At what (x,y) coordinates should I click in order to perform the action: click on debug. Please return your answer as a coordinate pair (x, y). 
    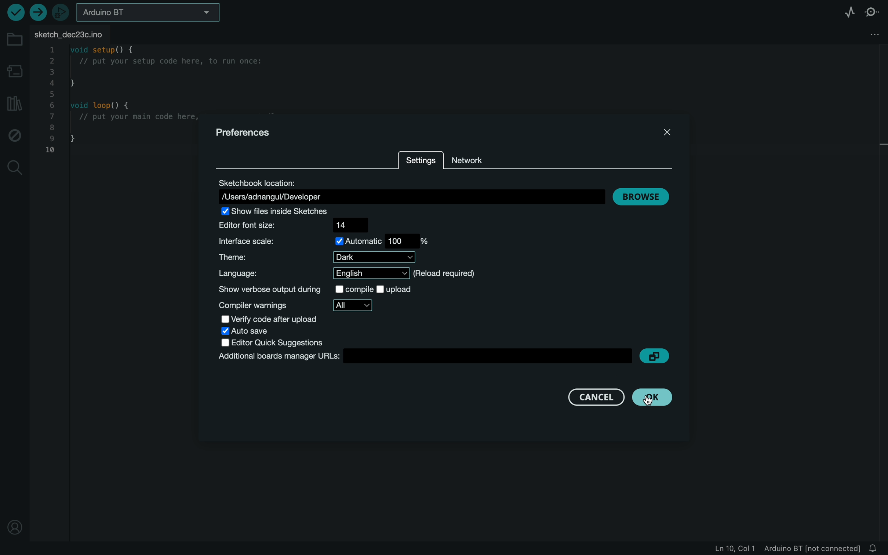
    Looking at the image, I should click on (15, 134).